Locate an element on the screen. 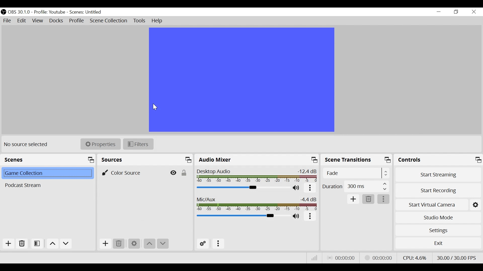  Move up is located at coordinates (52, 243).